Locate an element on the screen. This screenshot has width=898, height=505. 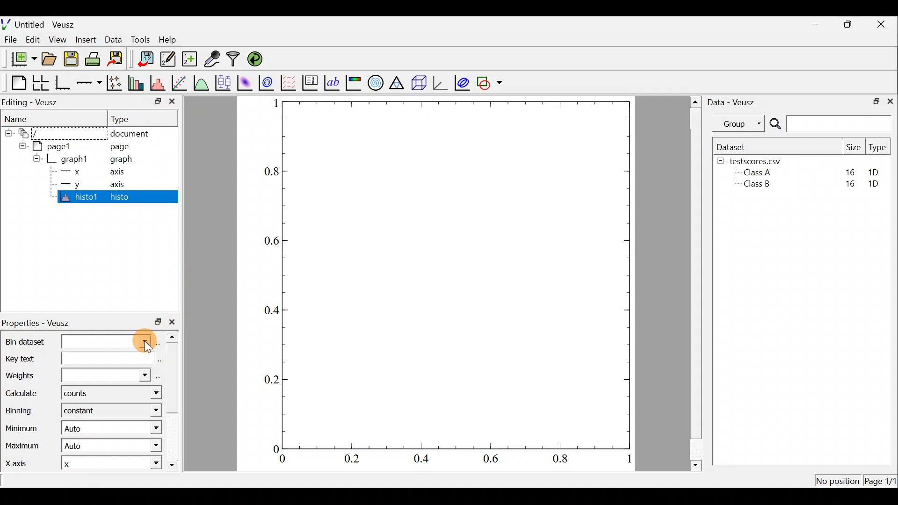
Export to graphics format is located at coordinates (117, 59).